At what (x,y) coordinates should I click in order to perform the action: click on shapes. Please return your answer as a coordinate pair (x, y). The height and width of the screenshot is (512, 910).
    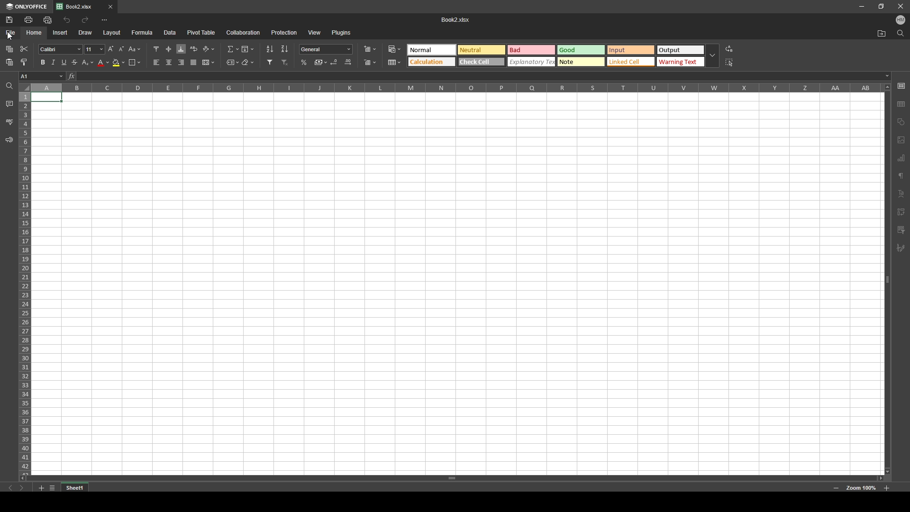
    Looking at the image, I should click on (901, 121).